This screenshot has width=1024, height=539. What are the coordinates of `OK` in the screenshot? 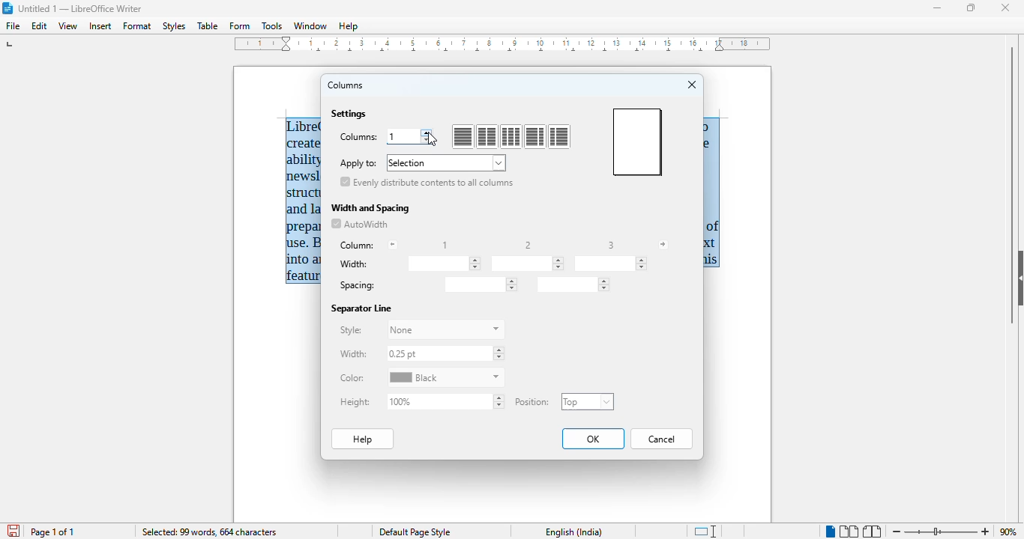 It's located at (593, 439).